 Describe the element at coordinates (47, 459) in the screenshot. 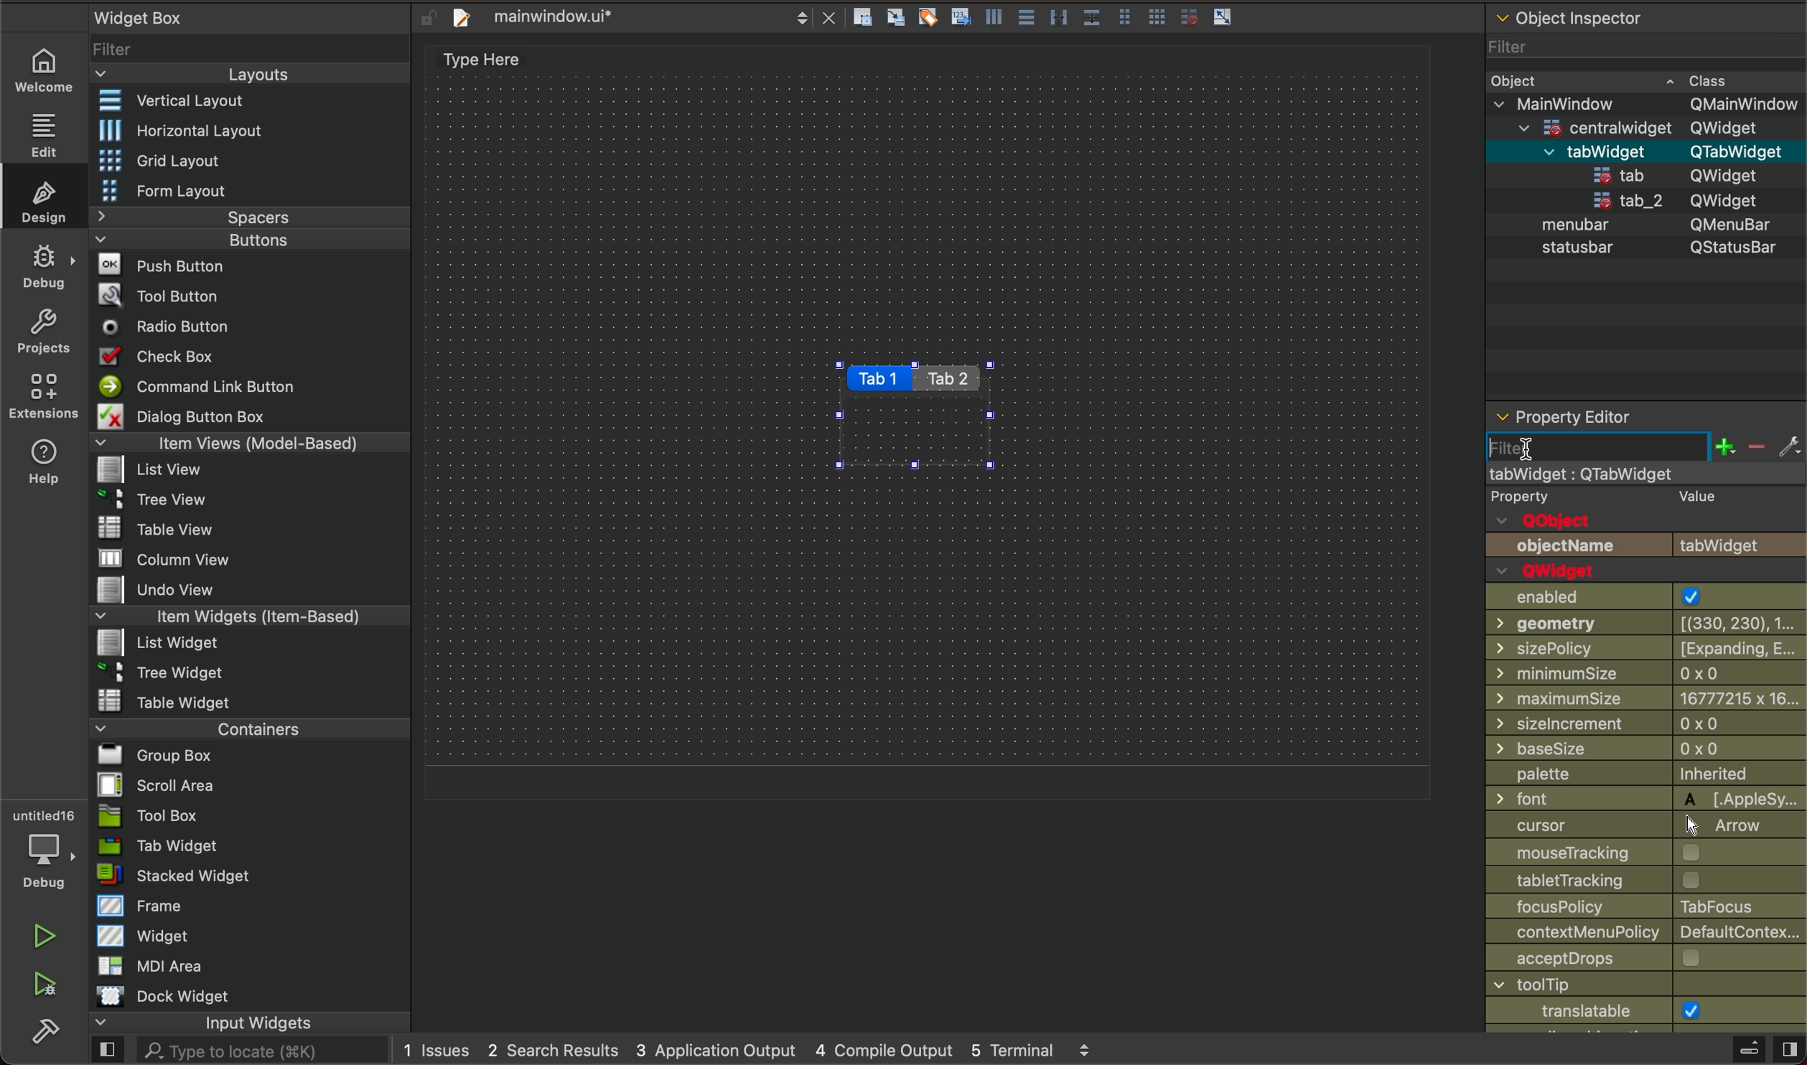

I see `help` at that location.